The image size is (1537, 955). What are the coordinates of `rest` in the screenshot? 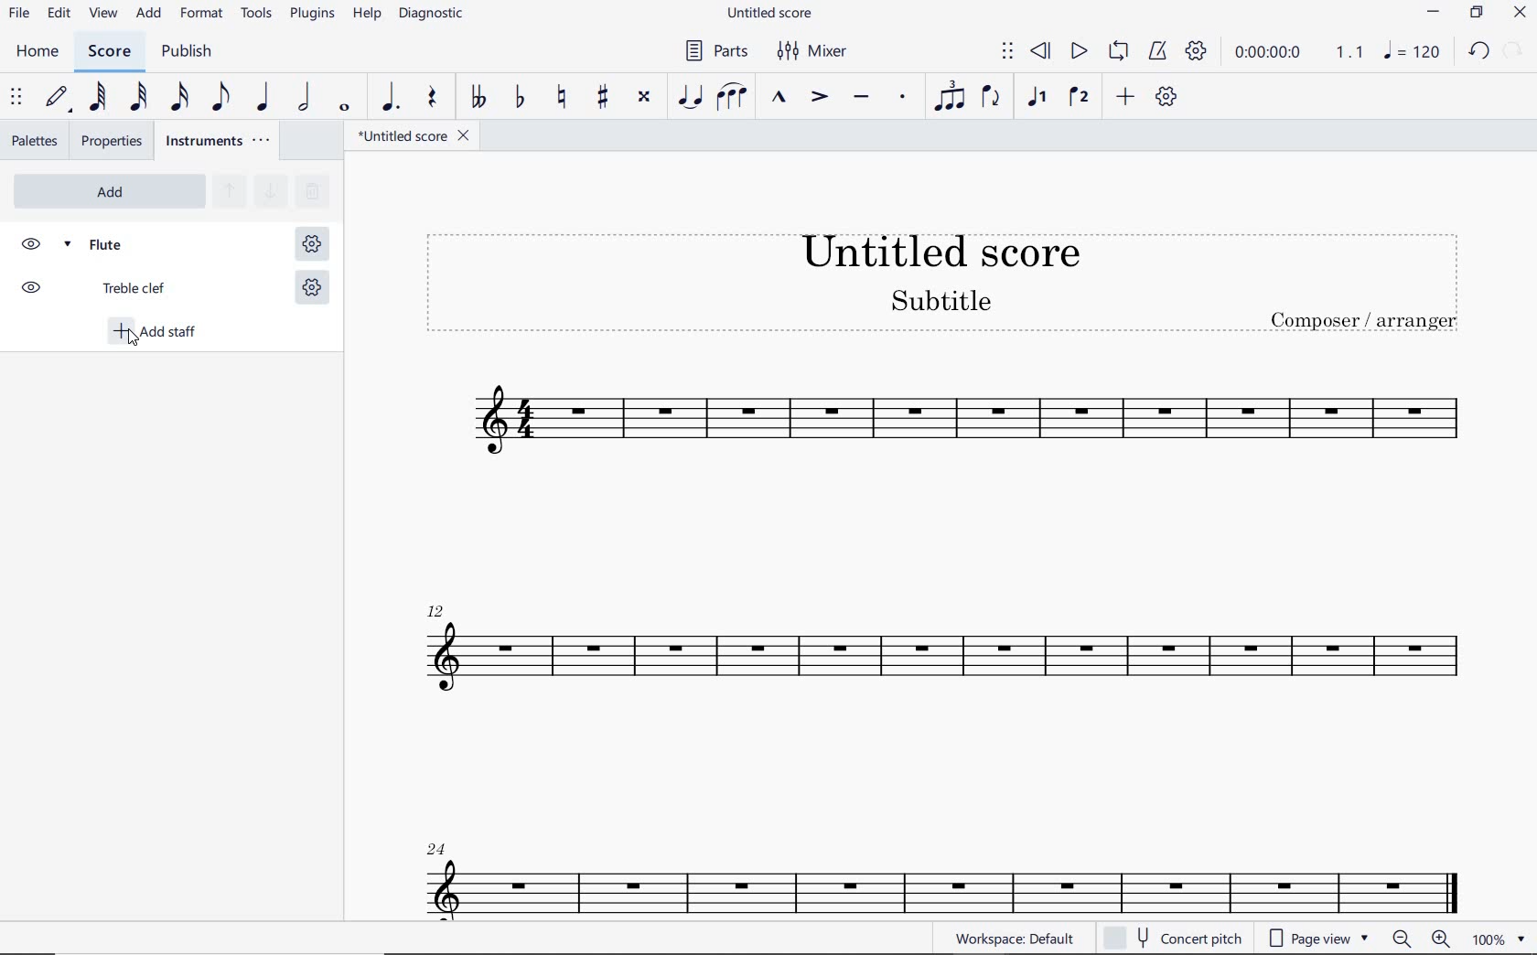 It's located at (430, 101).